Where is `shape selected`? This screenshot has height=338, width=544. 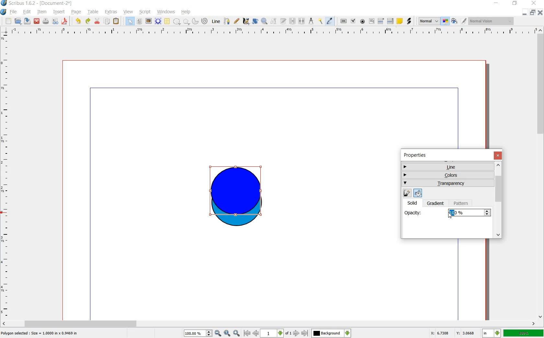
shape selected is located at coordinates (236, 192).